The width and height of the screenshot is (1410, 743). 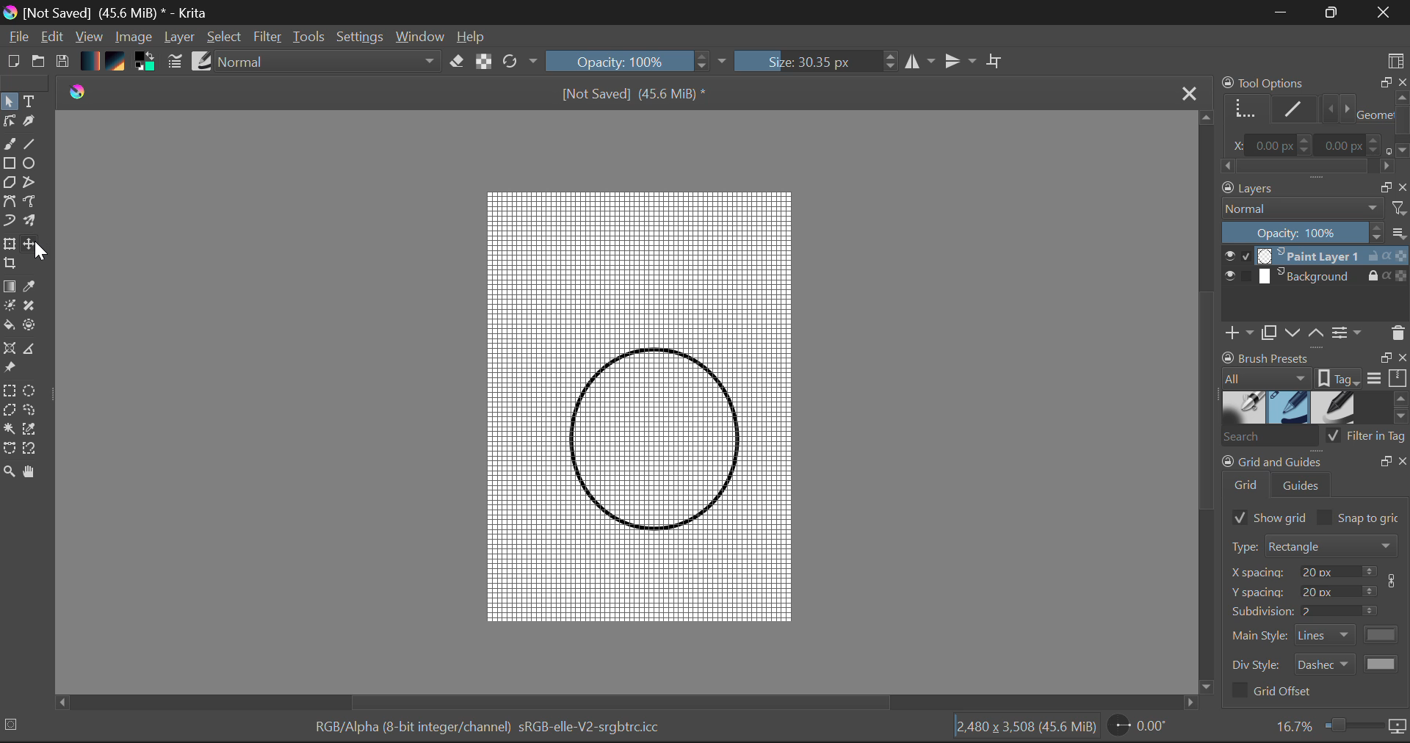 I want to click on New, so click(x=10, y=62).